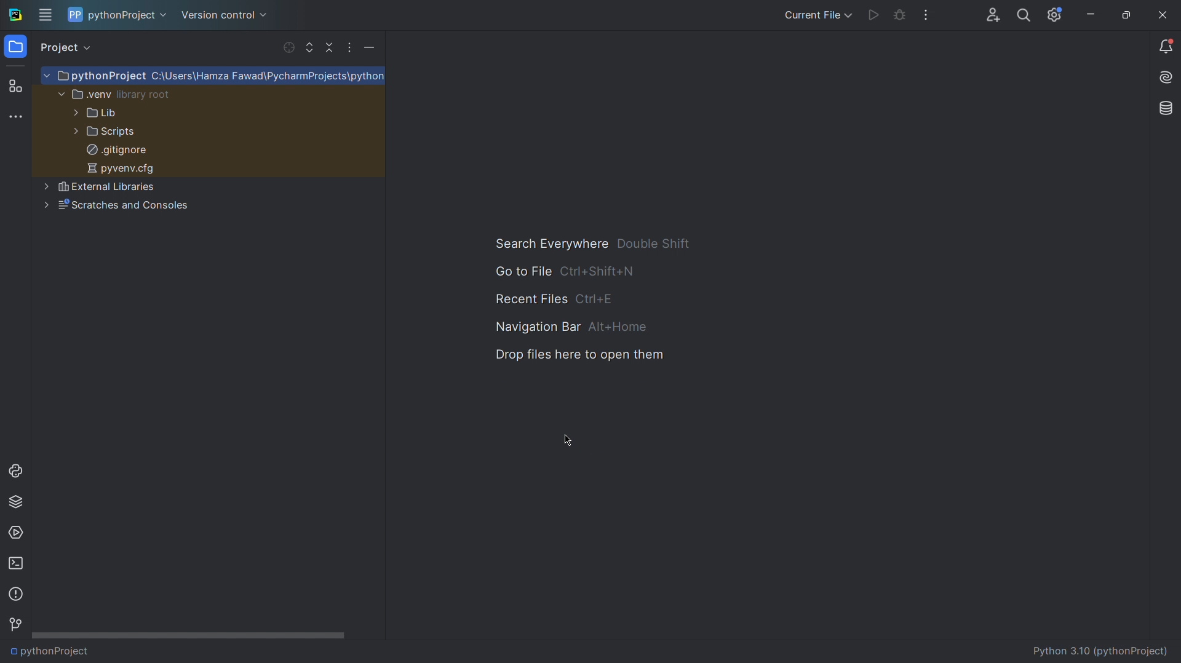 The height and width of the screenshot is (663, 1181). What do you see at coordinates (1102, 651) in the screenshot?
I see `Python 3.10 (pythonProject)` at bounding box center [1102, 651].